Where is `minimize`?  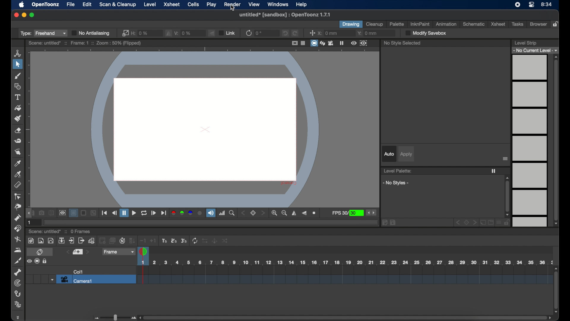 minimize is located at coordinates (23, 15).